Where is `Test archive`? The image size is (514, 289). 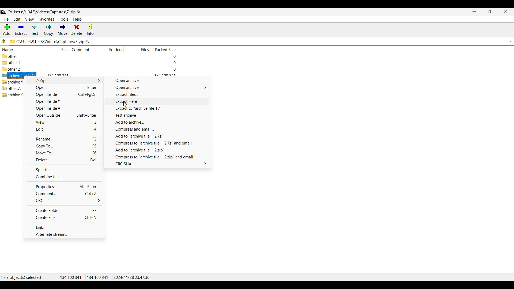
Test archive is located at coordinates (158, 115).